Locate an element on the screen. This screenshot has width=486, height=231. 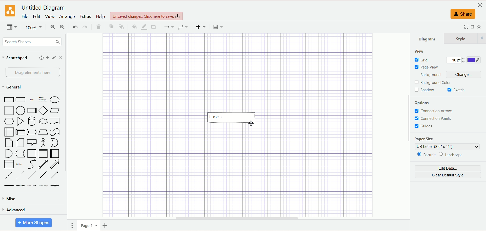
style is located at coordinates (463, 38).